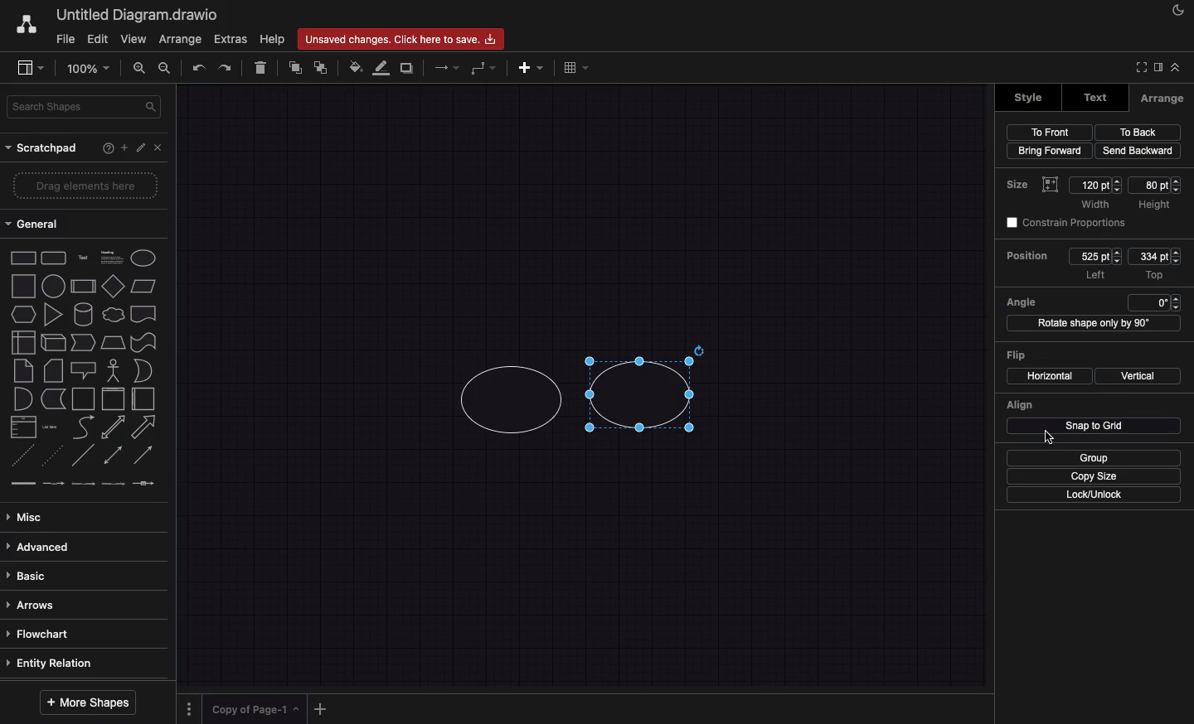 The height and width of the screenshot is (724, 1194). Describe the element at coordinates (646, 388) in the screenshot. I see `selected circle` at that location.